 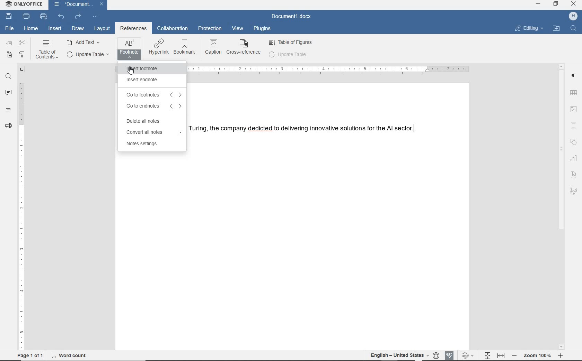 I want to click on layout, so click(x=102, y=29).